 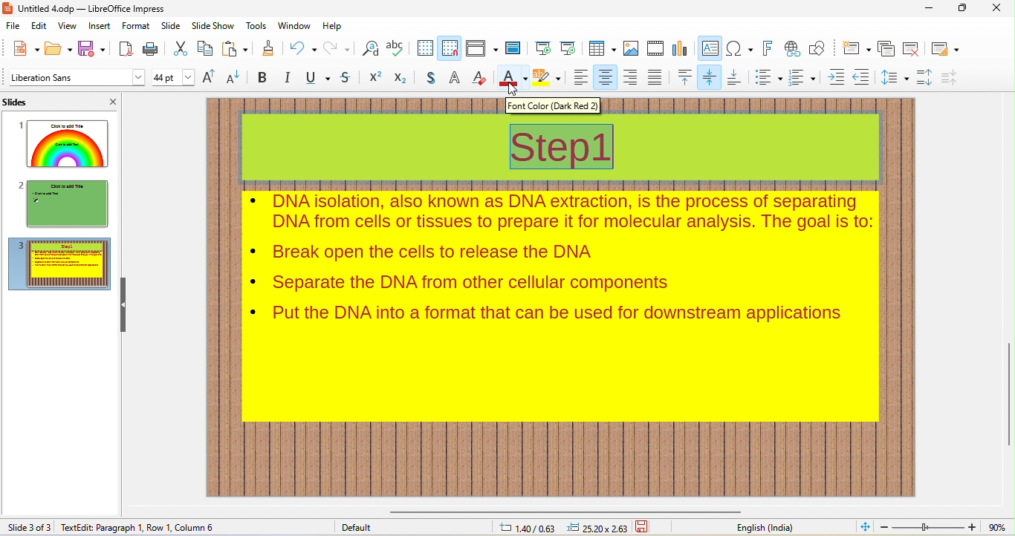 What do you see at coordinates (912, 49) in the screenshot?
I see `remove` at bounding box center [912, 49].